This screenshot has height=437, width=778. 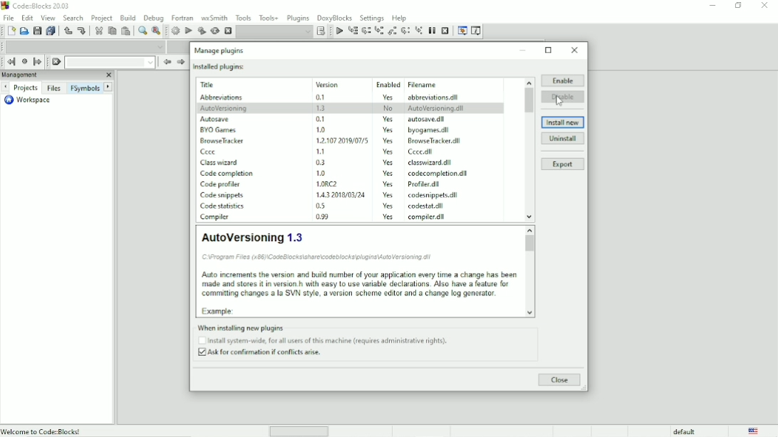 I want to click on 0.5, so click(x=319, y=206).